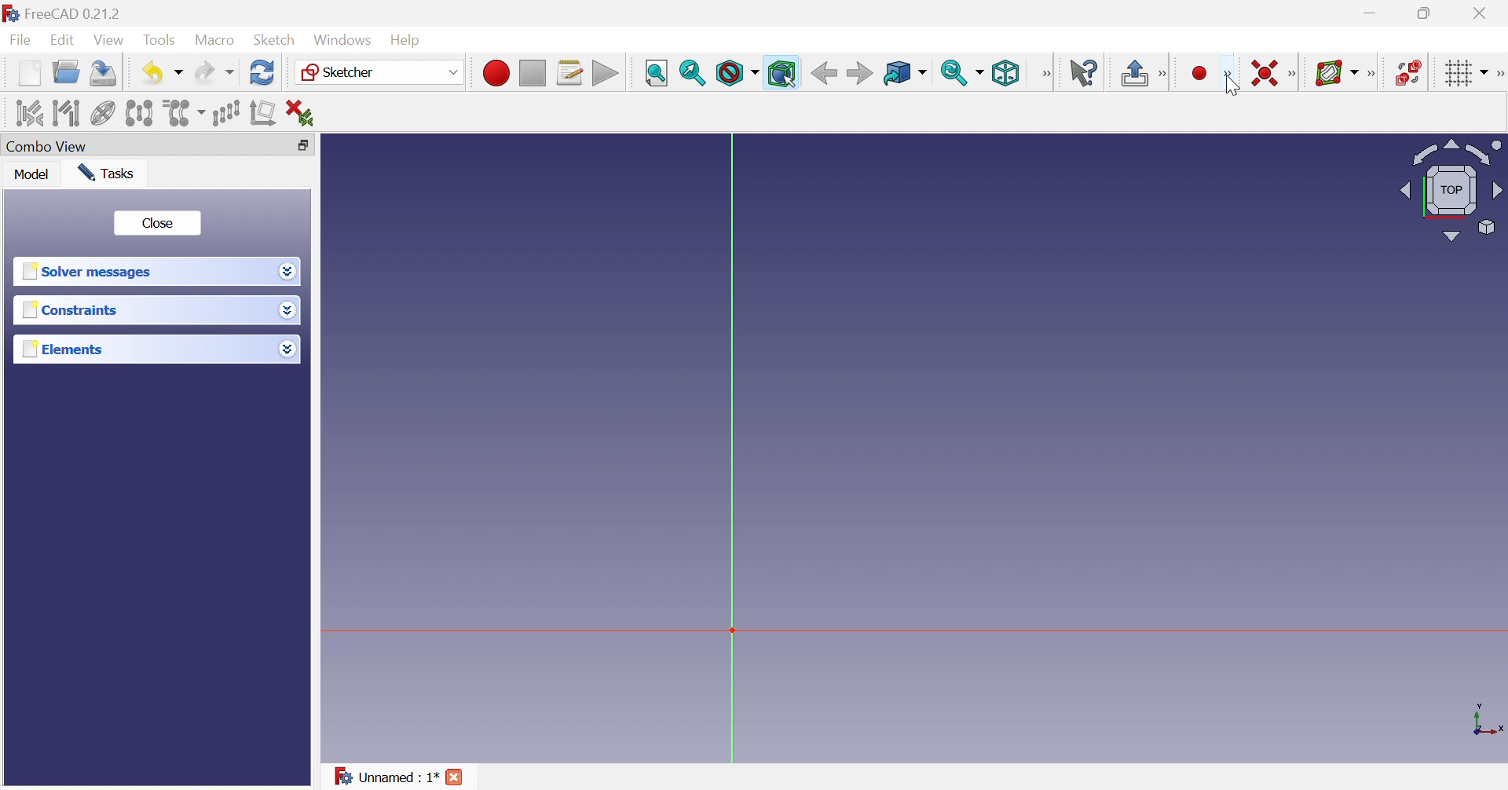 The image size is (1508, 790). What do you see at coordinates (1375, 12) in the screenshot?
I see `Minimize` at bounding box center [1375, 12].